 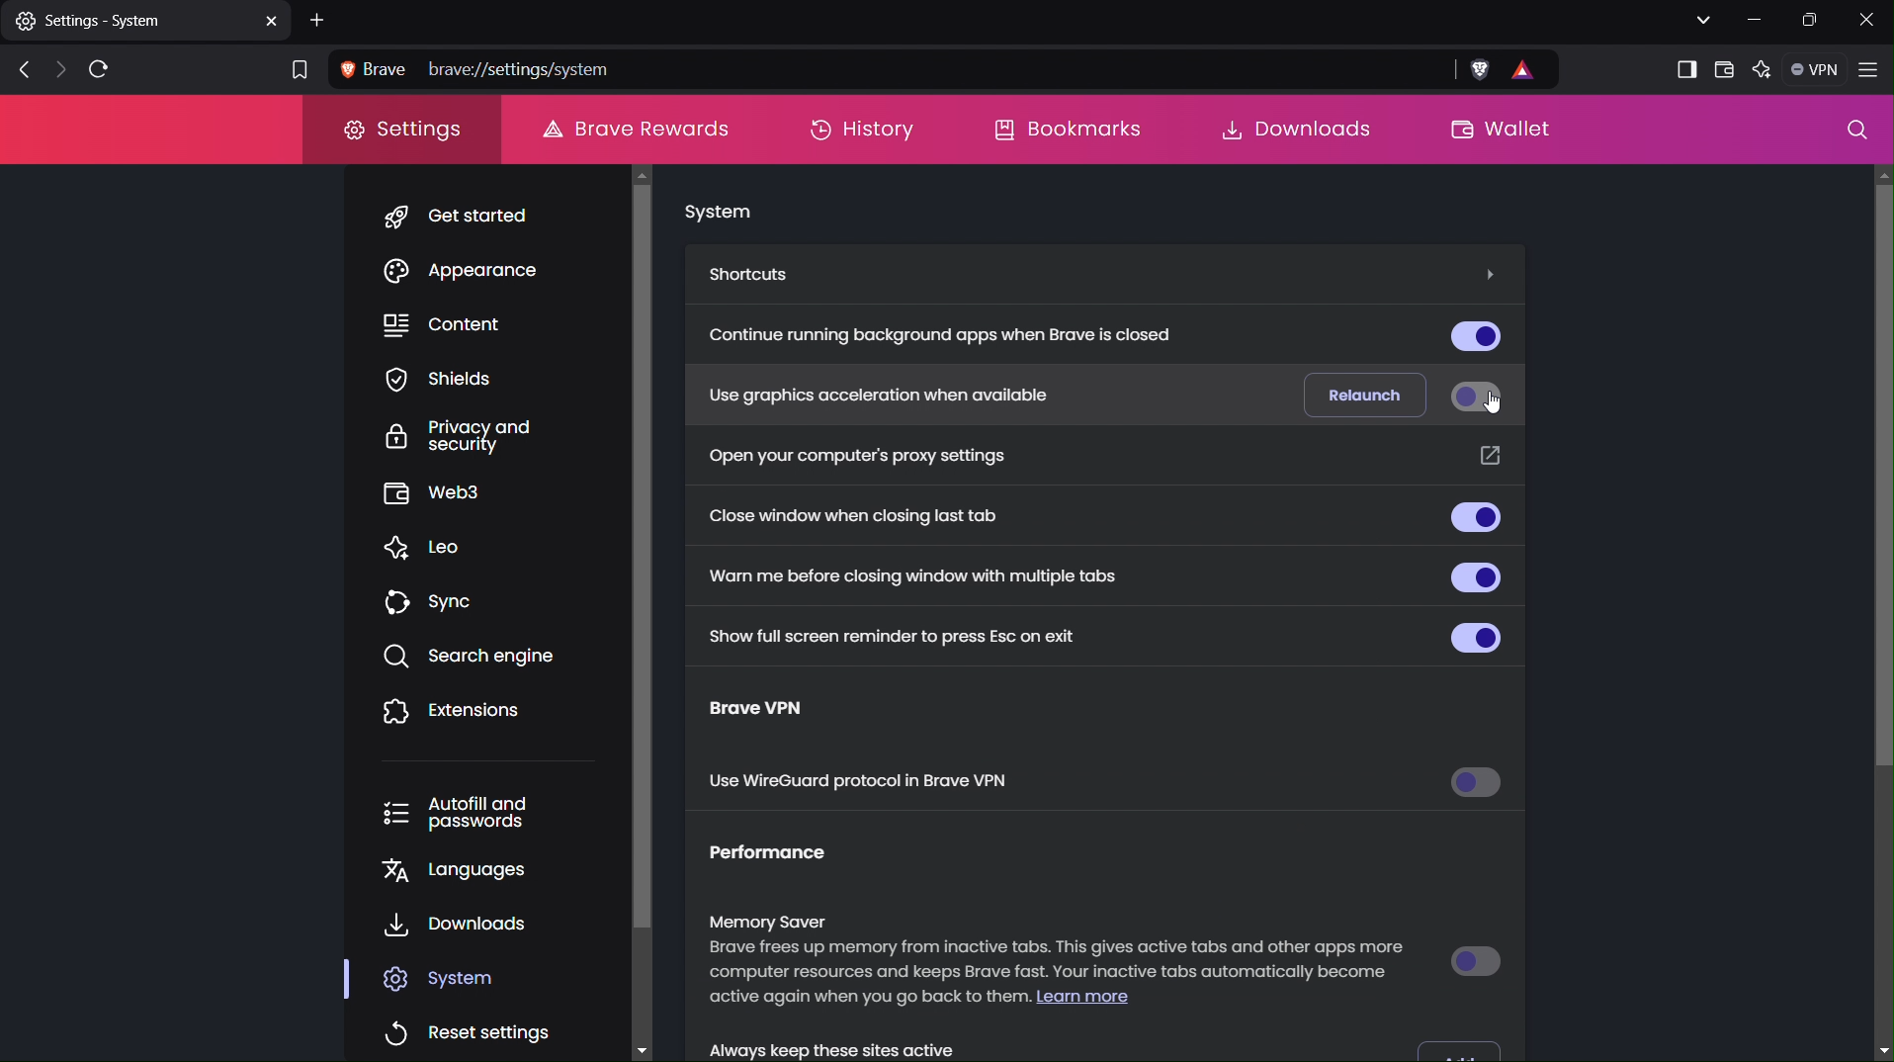 I want to click on , so click(x=1882, y=479).